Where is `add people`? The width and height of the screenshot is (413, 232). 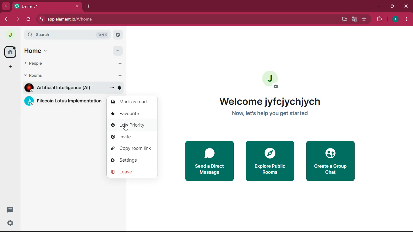 add people is located at coordinates (120, 64).